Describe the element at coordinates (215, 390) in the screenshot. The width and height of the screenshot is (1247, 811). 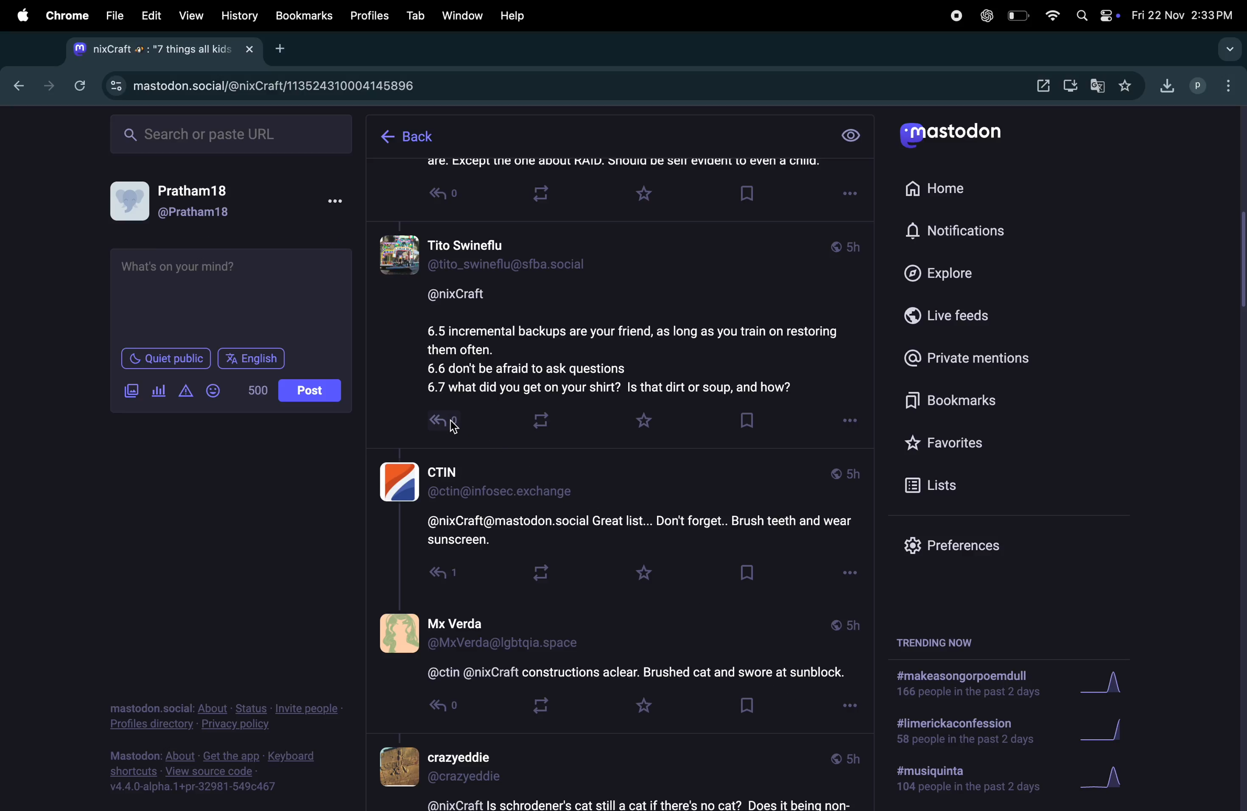
I see `emoji` at that location.